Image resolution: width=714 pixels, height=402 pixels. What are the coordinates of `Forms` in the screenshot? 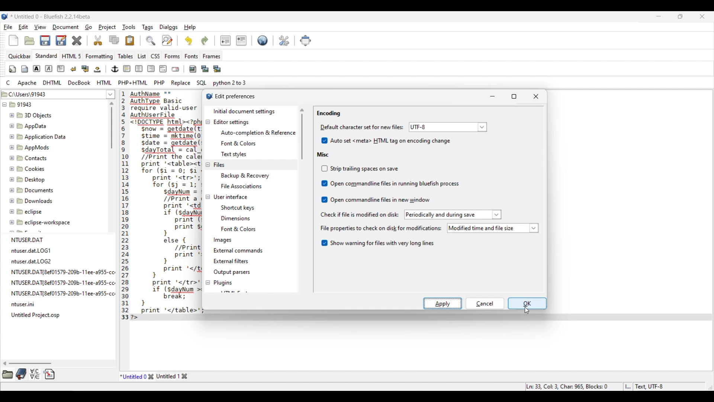 It's located at (173, 56).